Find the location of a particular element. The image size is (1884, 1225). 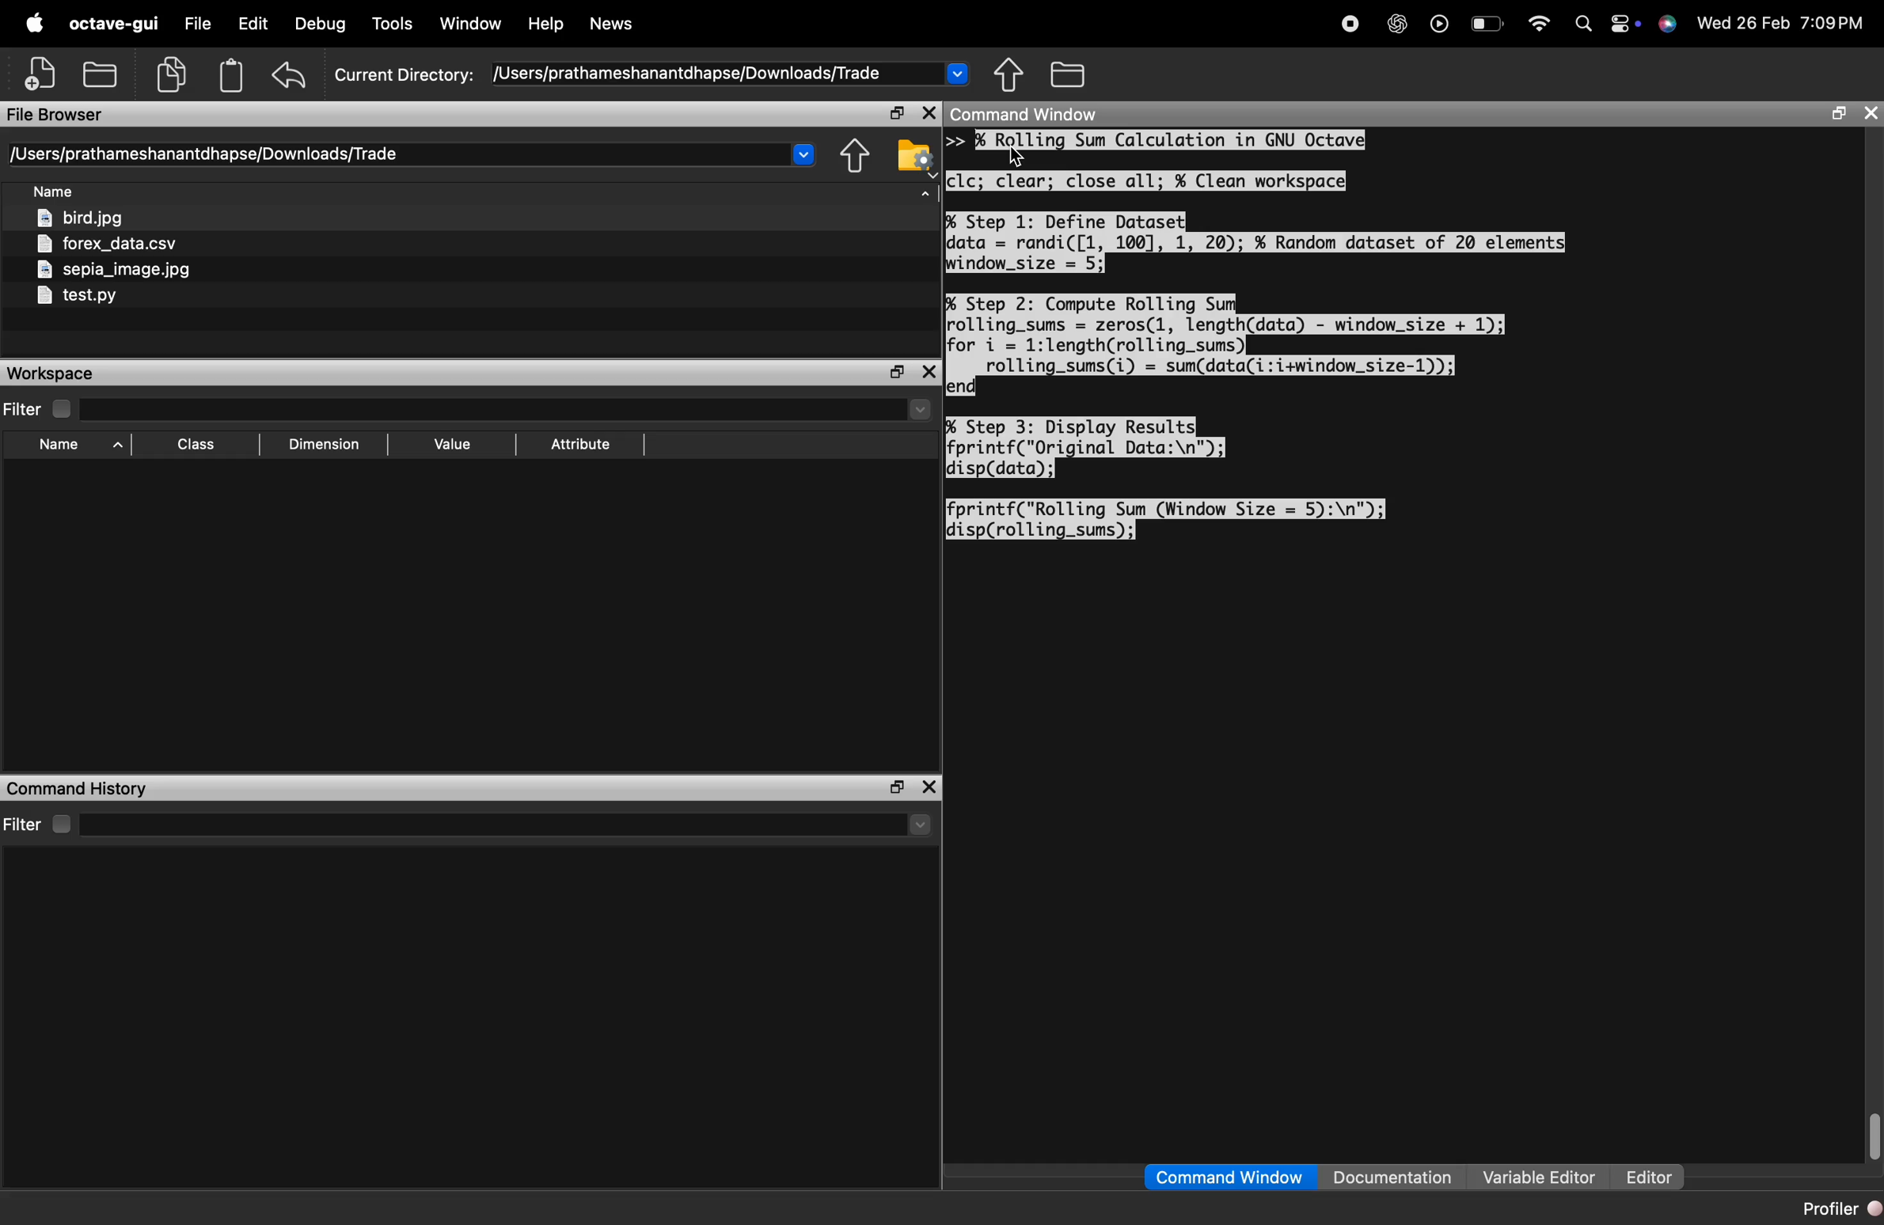

filter is located at coordinates (42, 823).